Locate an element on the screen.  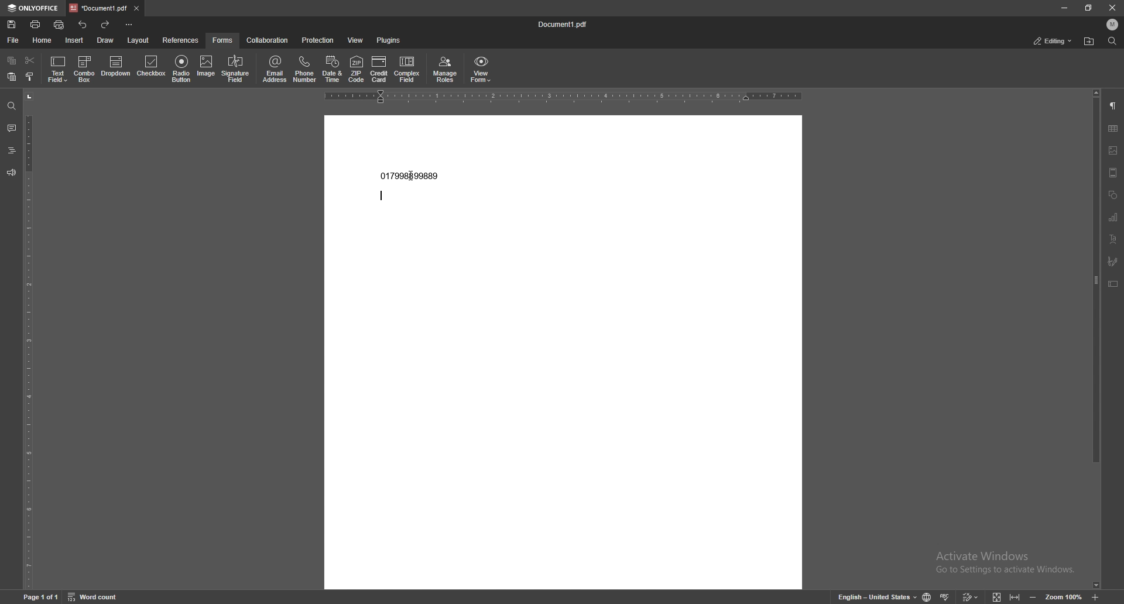
zoom is located at coordinates (1064, 597).